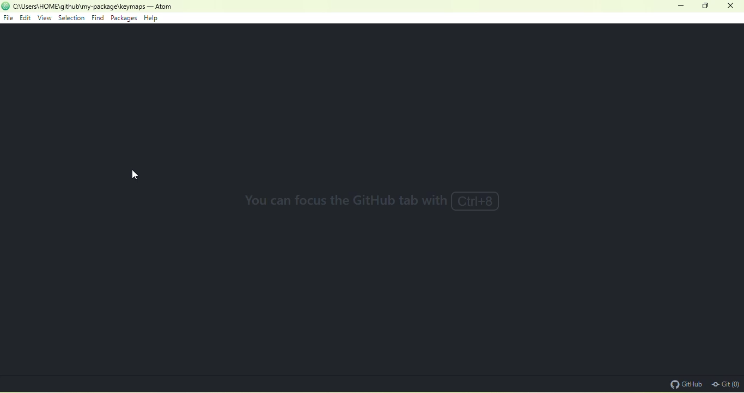 This screenshot has height=393, width=744. Describe the element at coordinates (153, 19) in the screenshot. I see `help` at that location.